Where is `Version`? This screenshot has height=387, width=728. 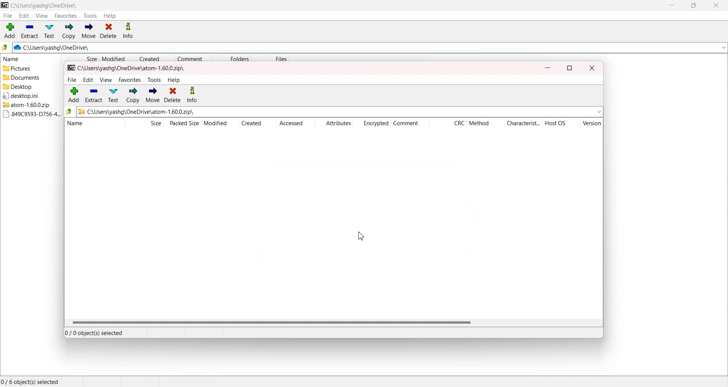
Version is located at coordinates (591, 124).